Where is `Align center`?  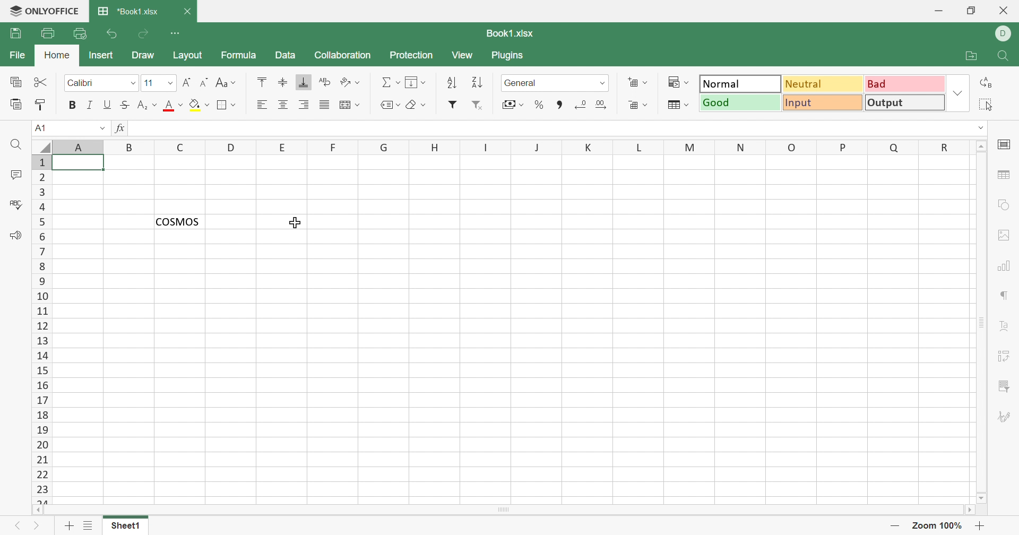 Align center is located at coordinates (283, 106).